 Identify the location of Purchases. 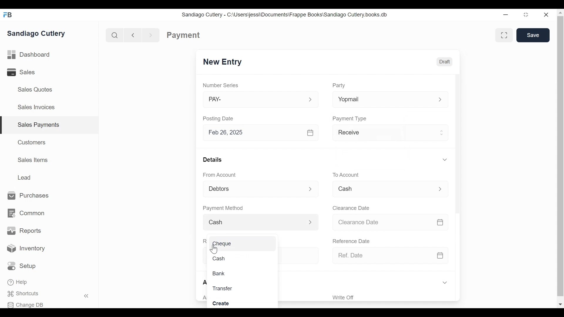
(28, 196).